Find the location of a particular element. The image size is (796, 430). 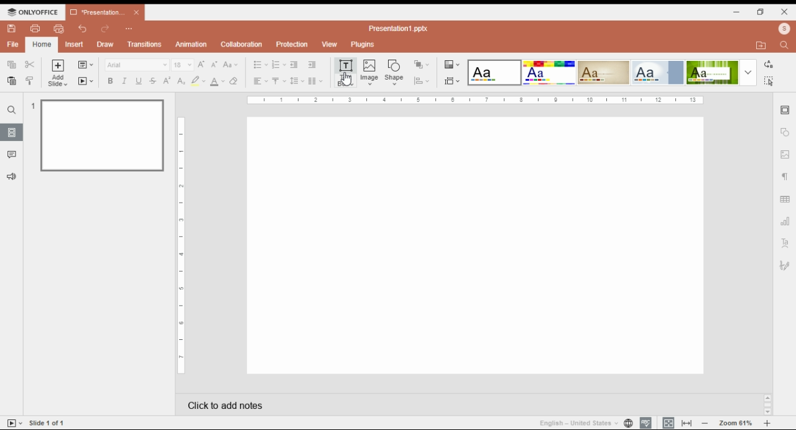

feedback and support is located at coordinates (11, 176).